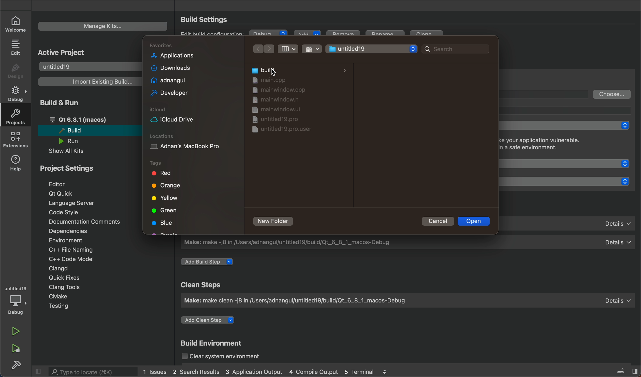 The width and height of the screenshot is (641, 377). Describe the element at coordinates (17, 305) in the screenshot. I see `debug` at that location.